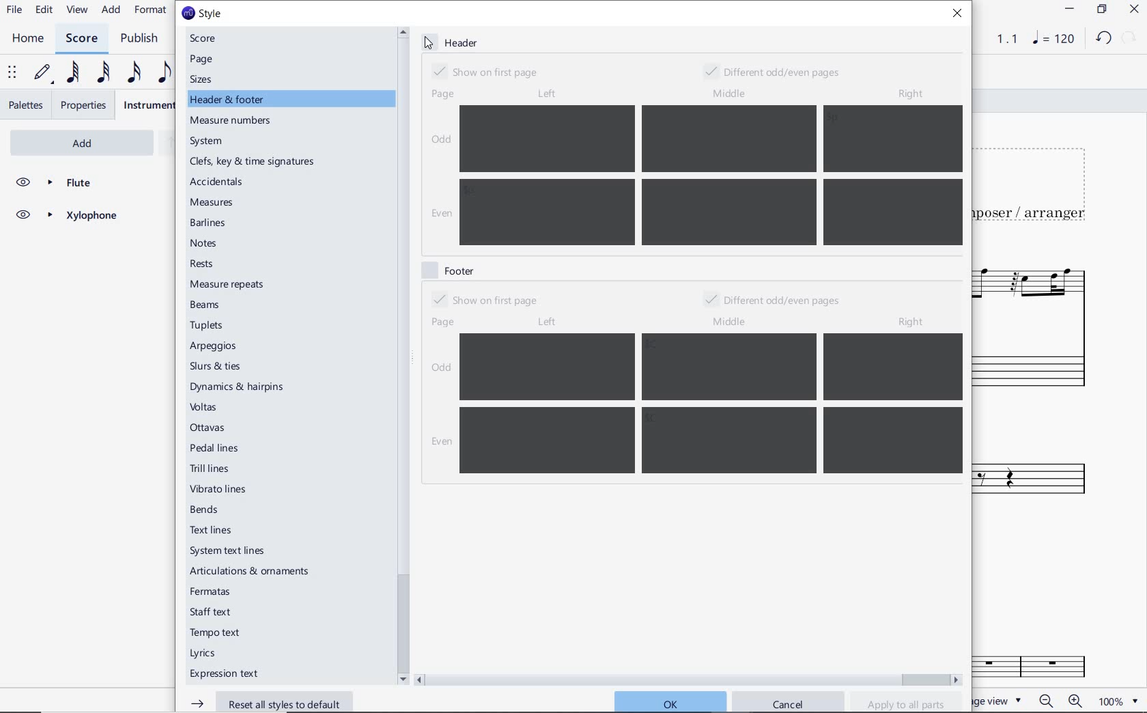 The width and height of the screenshot is (1147, 713). I want to click on ADD, so click(112, 10).